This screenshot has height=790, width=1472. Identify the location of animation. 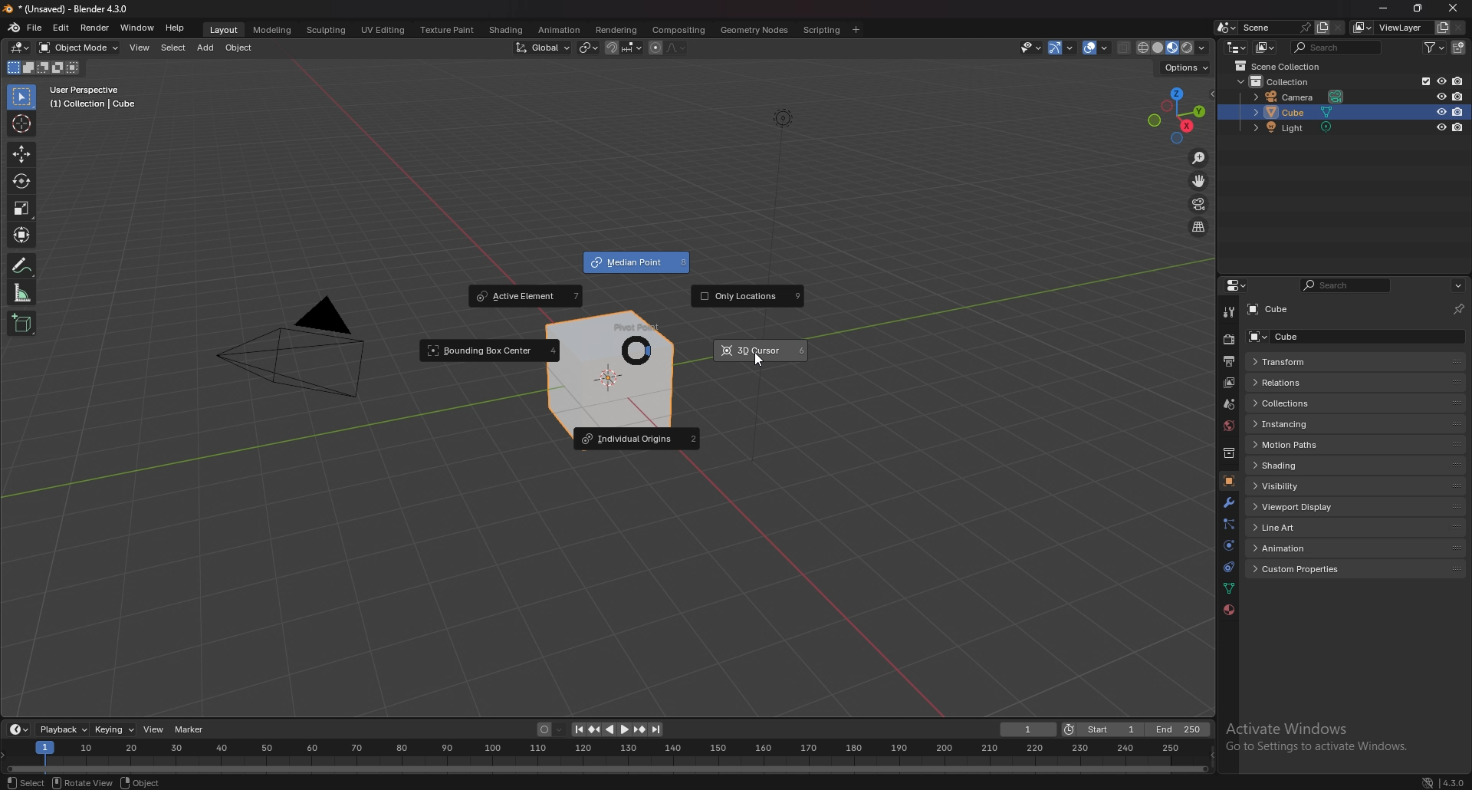
(560, 30).